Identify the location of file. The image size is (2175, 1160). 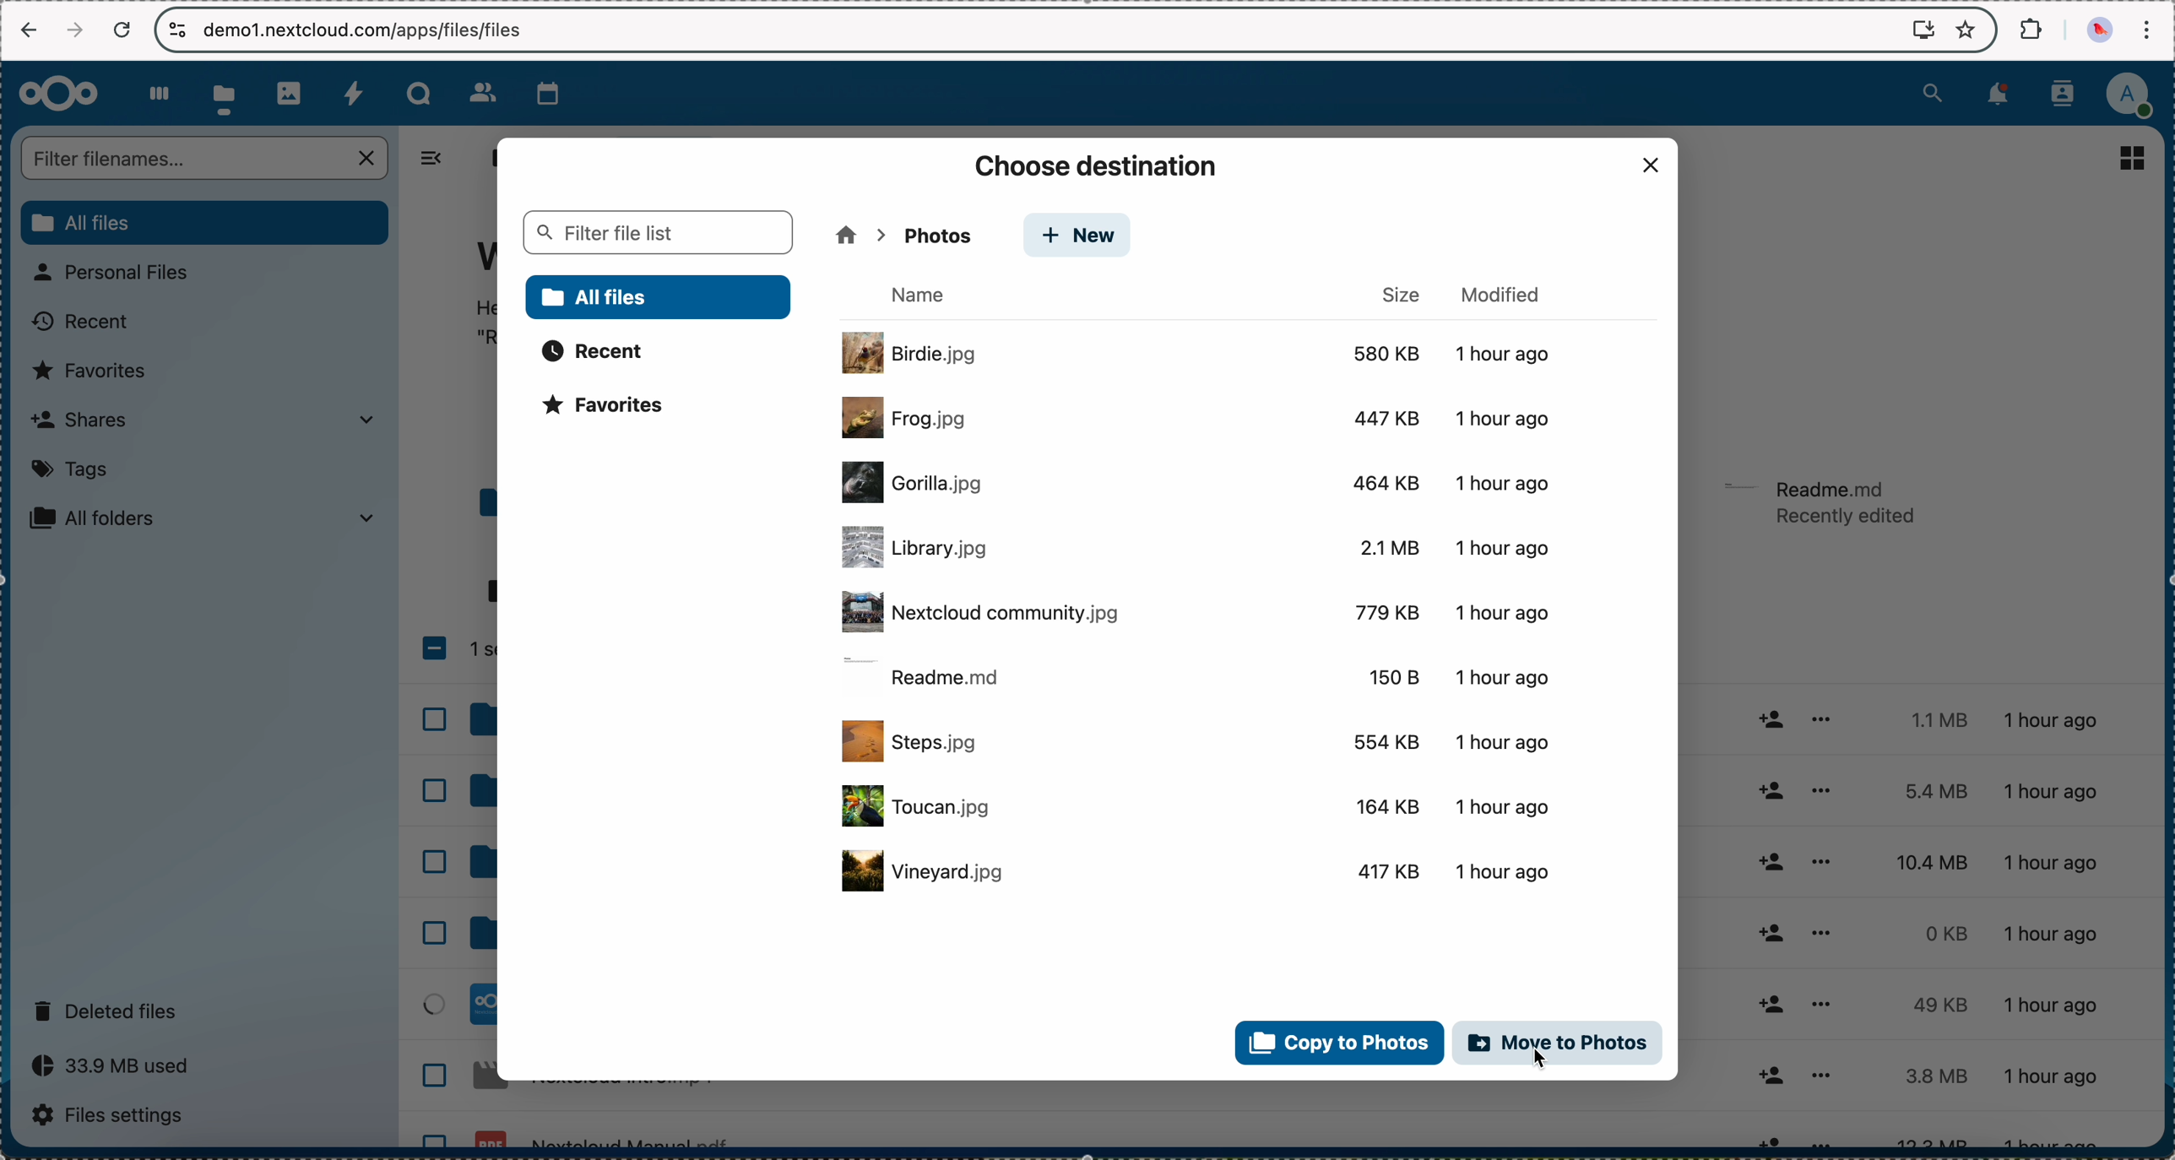
(1204, 418).